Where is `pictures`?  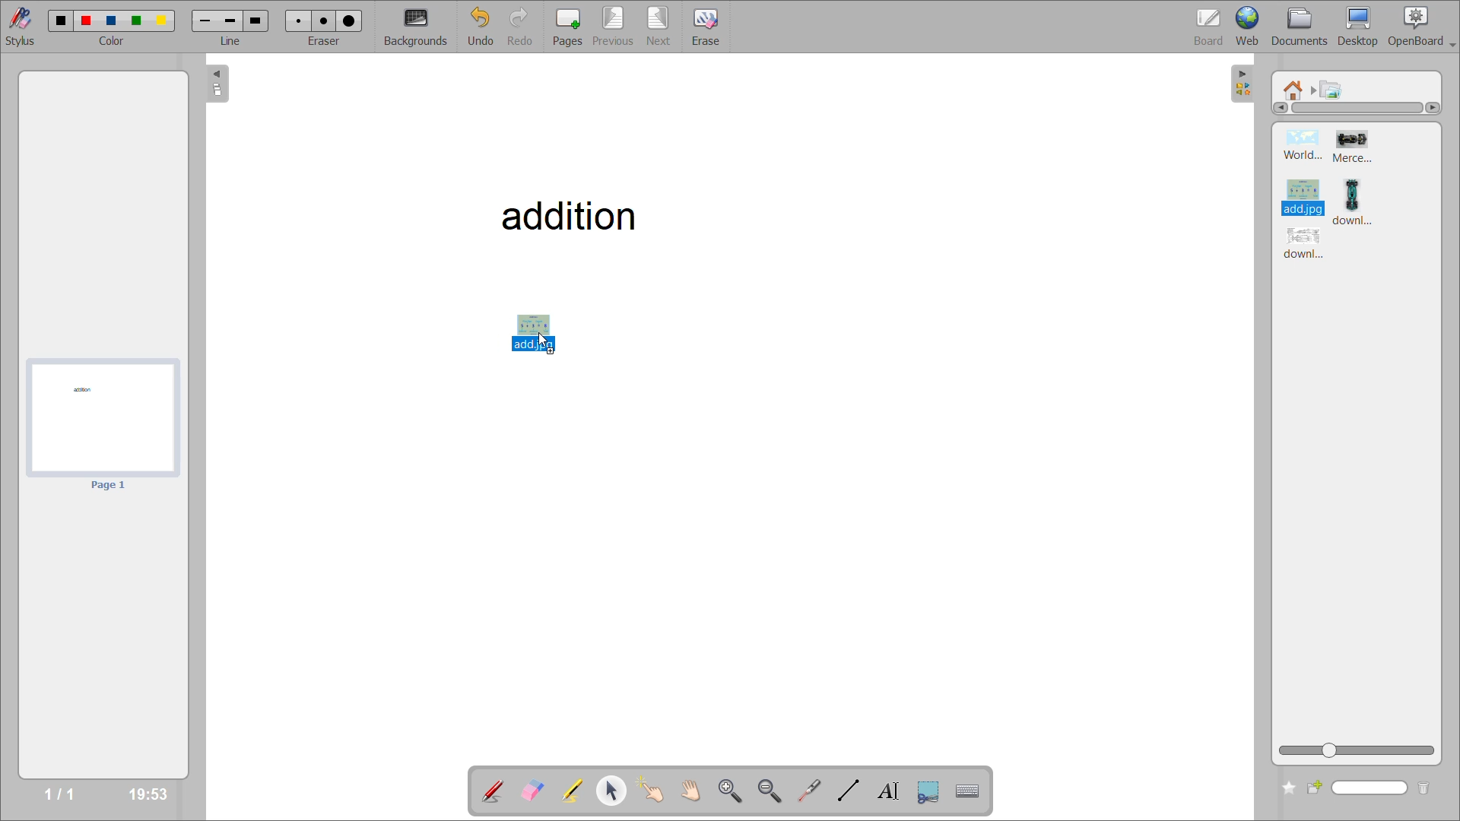 pictures is located at coordinates (1333, 90).